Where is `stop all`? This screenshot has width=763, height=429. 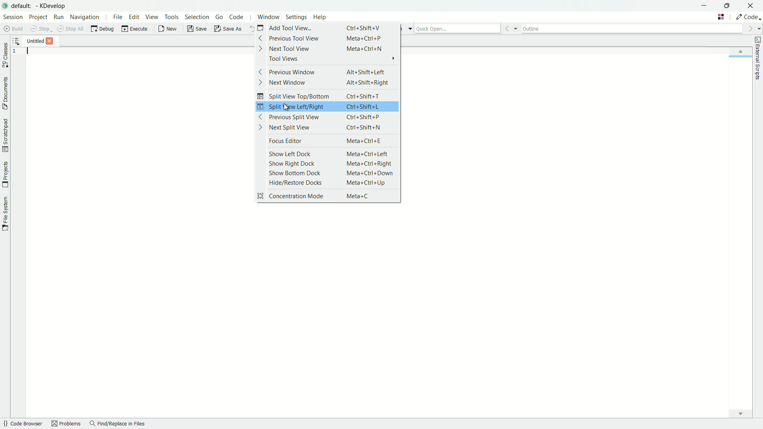 stop all is located at coordinates (71, 29).